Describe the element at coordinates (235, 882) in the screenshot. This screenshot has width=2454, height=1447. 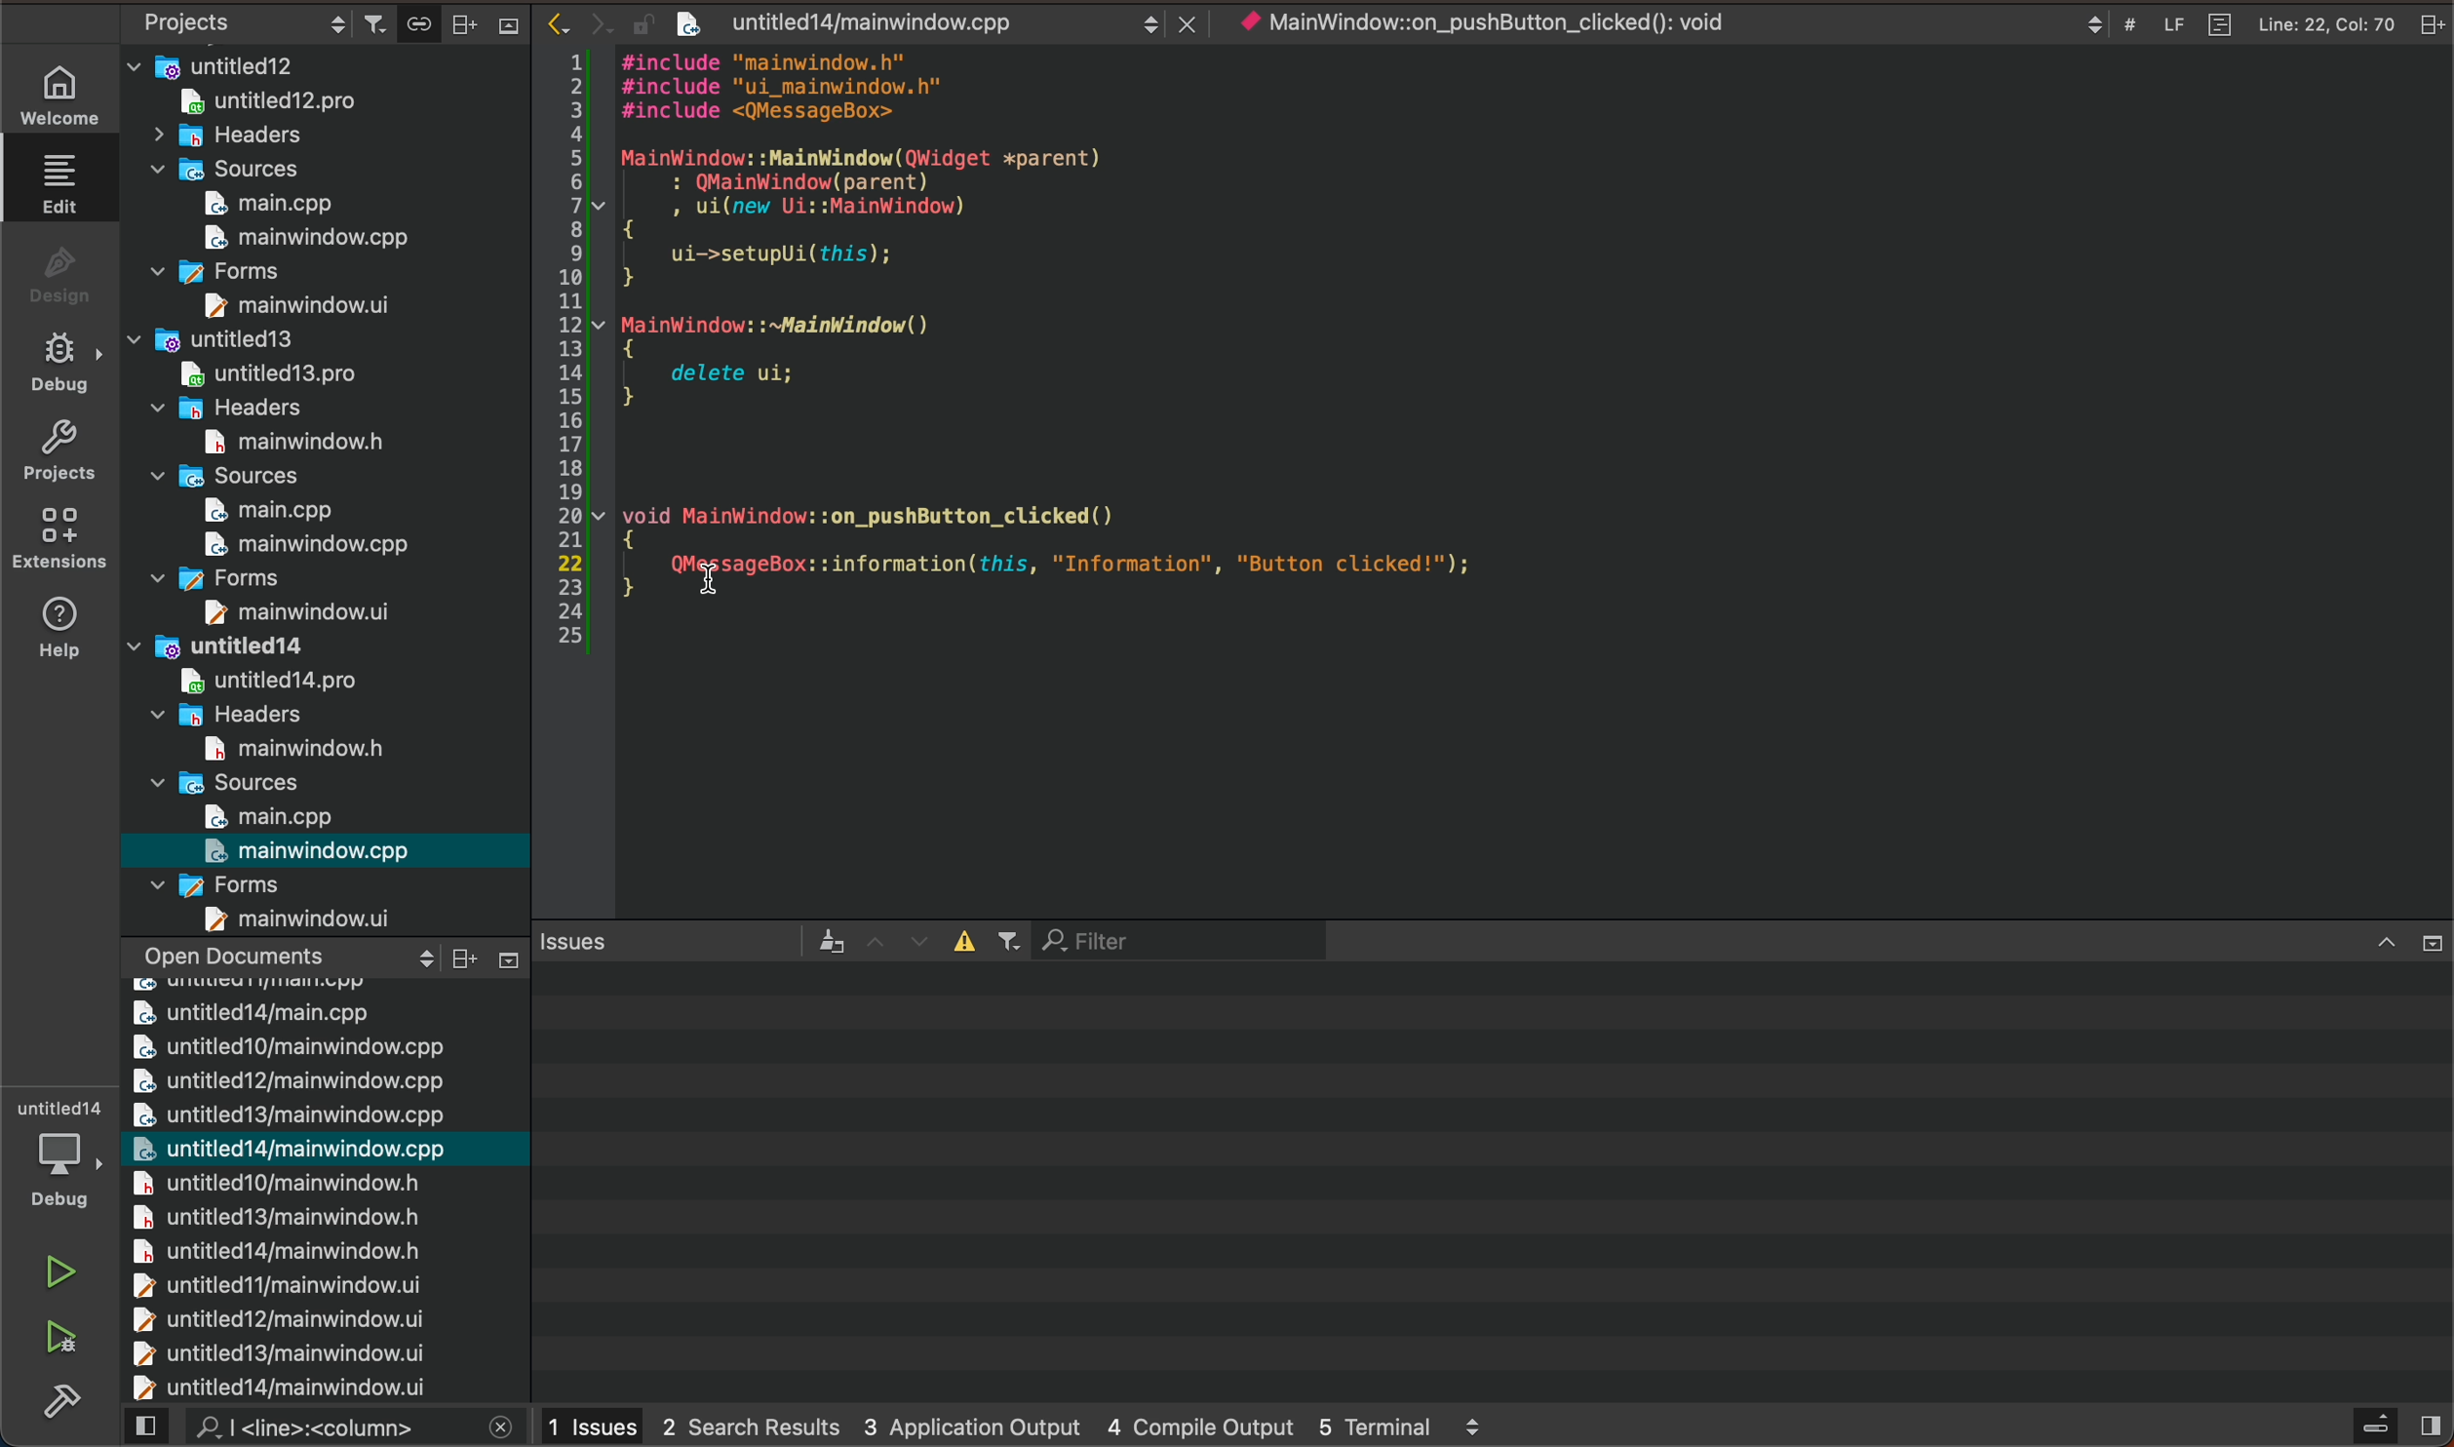
I see `forms` at that location.